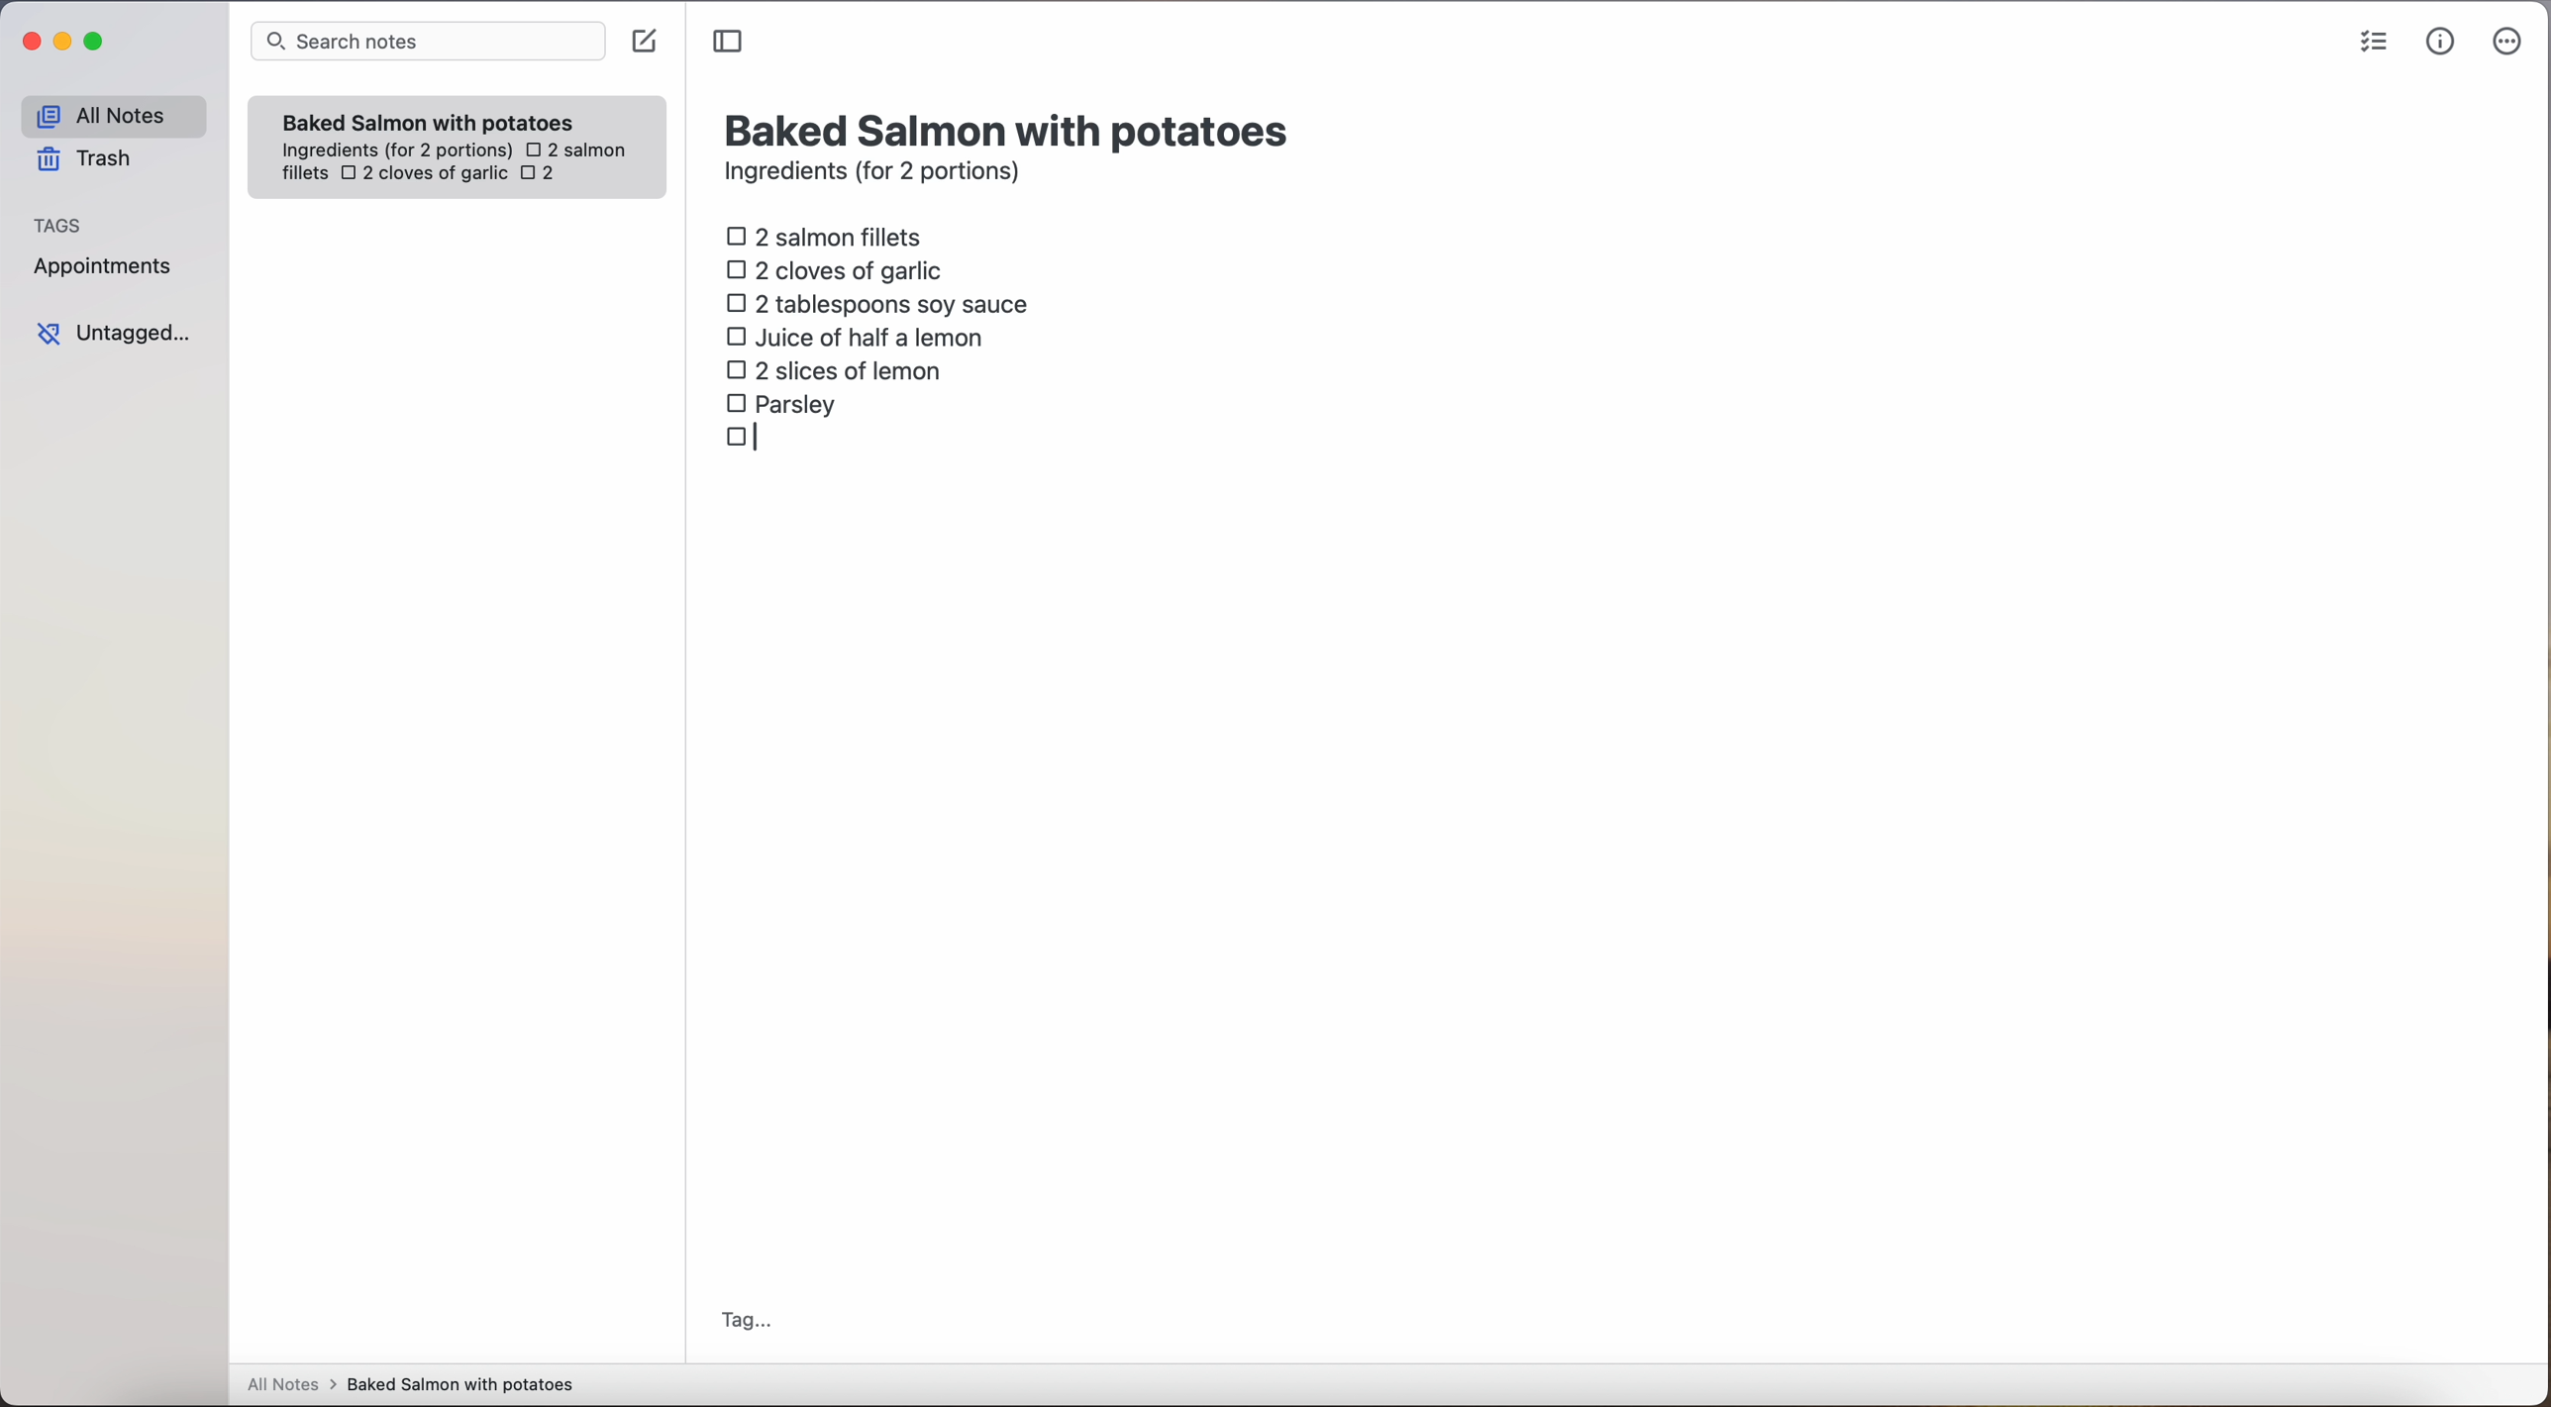 Image resolution: width=2551 pixels, height=1407 pixels. I want to click on parsley, so click(781, 402).